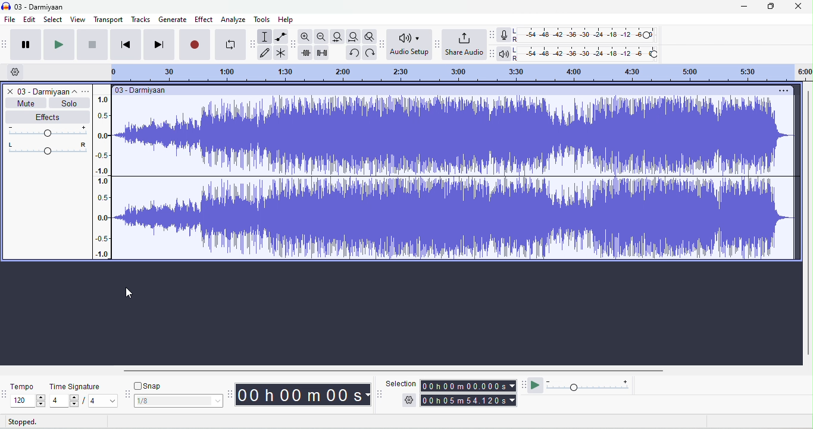 This screenshot has height=429, width=813. Describe the element at coordinates (83, 400) in the screenshot. I see `select time signature` at that location.